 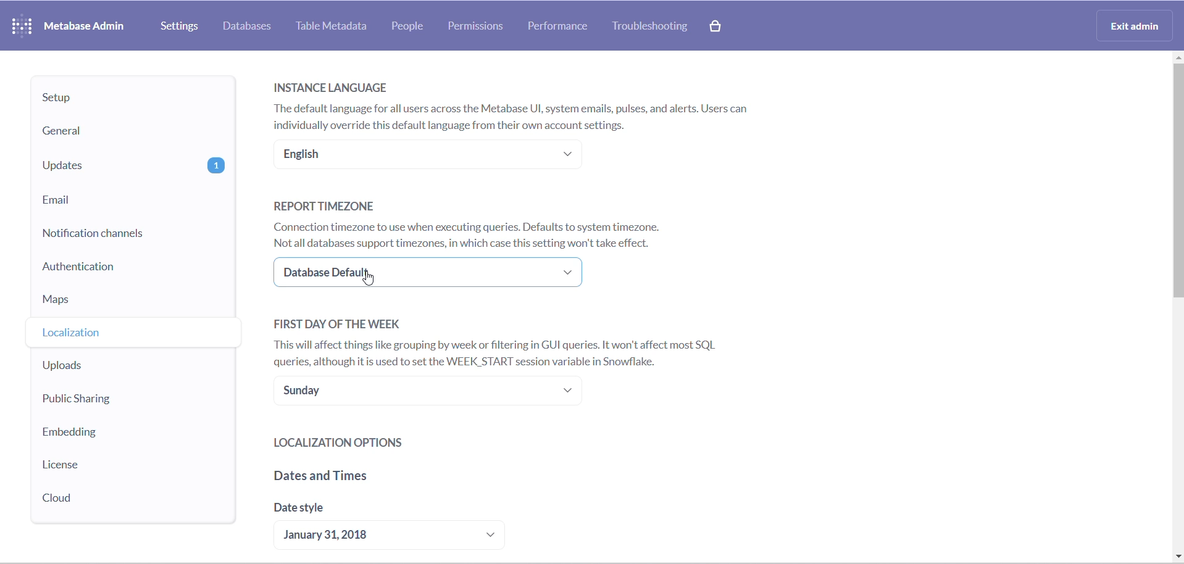 What do you see at coordinates (1177, 557) in the screenshot?
I see `move down` at bounding box center [1177, 557].